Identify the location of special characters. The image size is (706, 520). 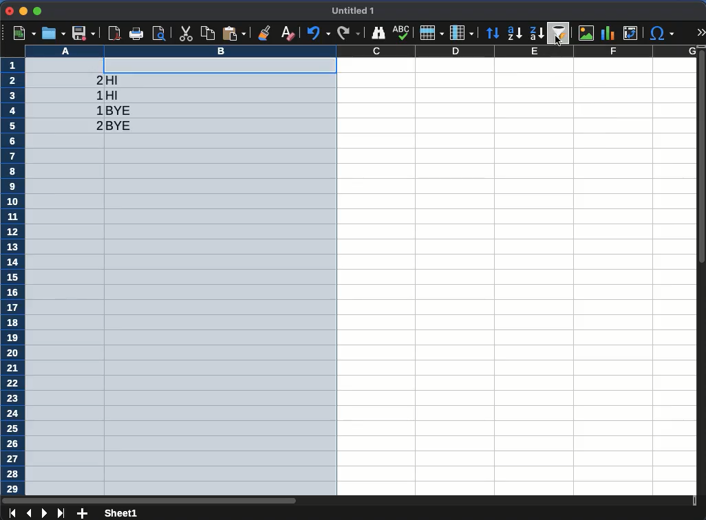
(661, 33).